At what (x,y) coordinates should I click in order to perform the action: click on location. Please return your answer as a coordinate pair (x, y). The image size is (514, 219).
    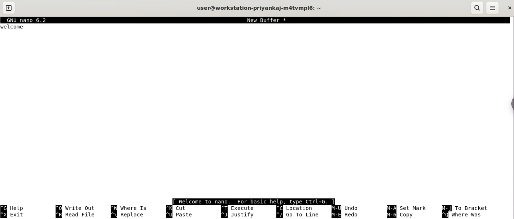
    Looking at the image, I should click on (295, 208).